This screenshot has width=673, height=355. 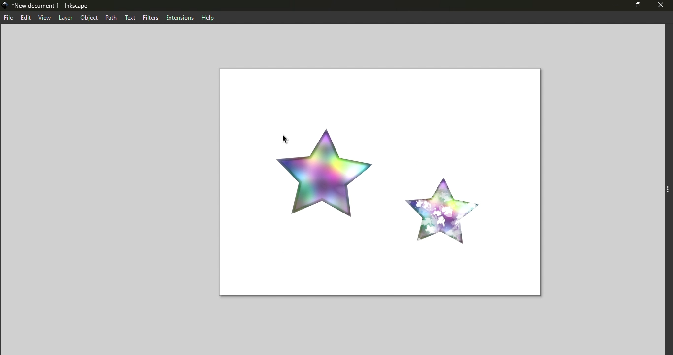 I want to click on file, so click(x=9, y=18).